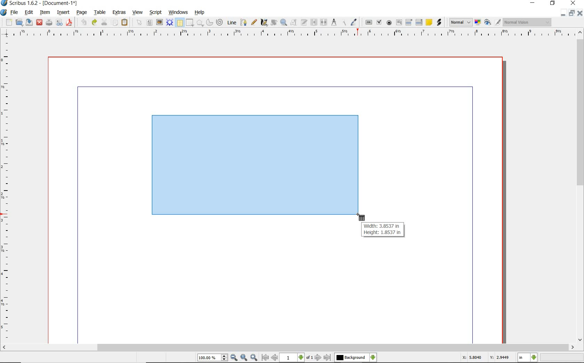 Image resolution: width=584 pixels, height=363 pixels. Describe the element at coordinates (200, 23) in the screenshot. I see `shape` at that location.